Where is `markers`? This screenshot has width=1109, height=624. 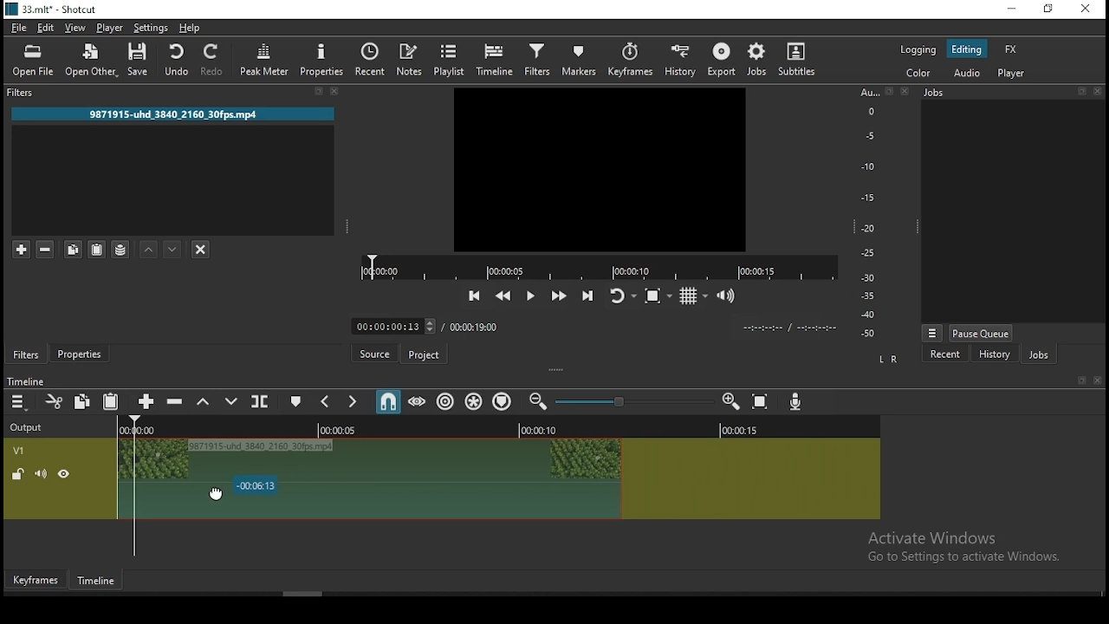
markers is located at coordinates (580, 59).